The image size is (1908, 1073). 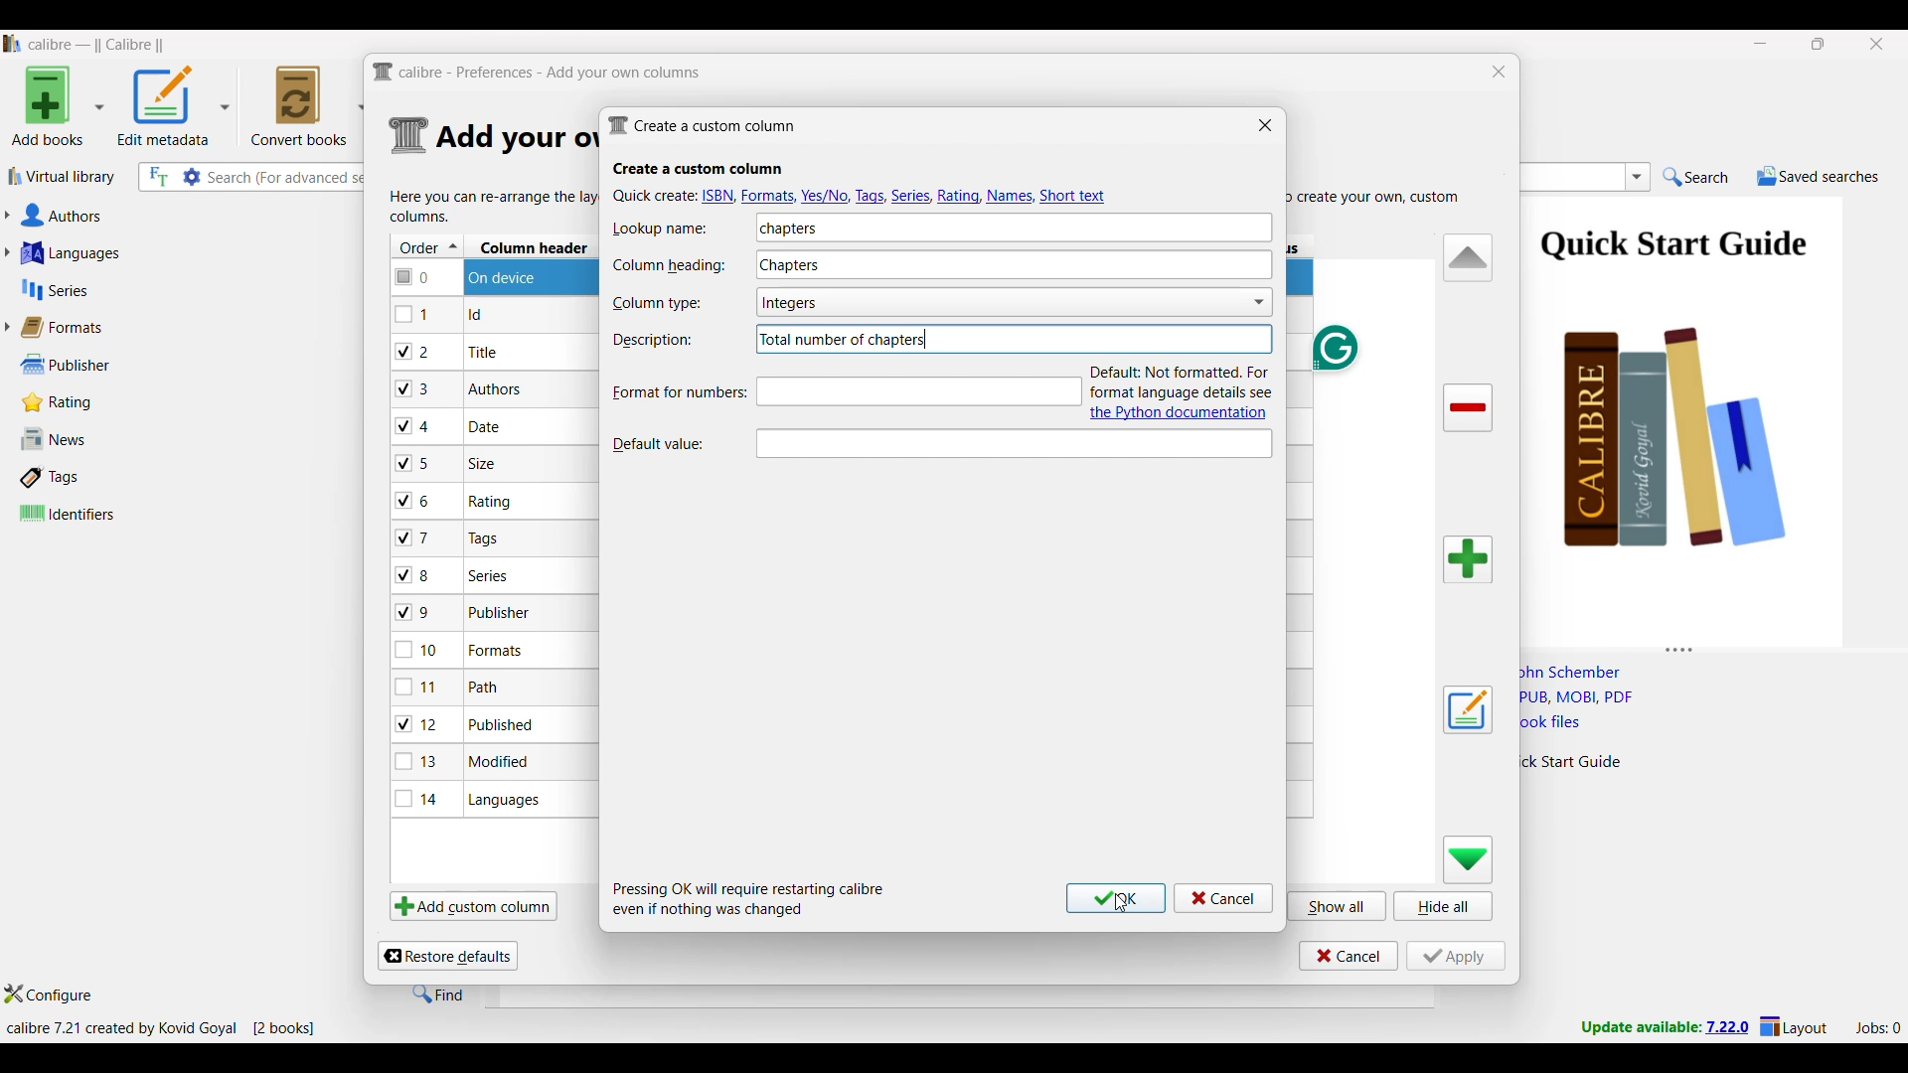 I want to click on checkbox - 3, so click(x=414, y=389).